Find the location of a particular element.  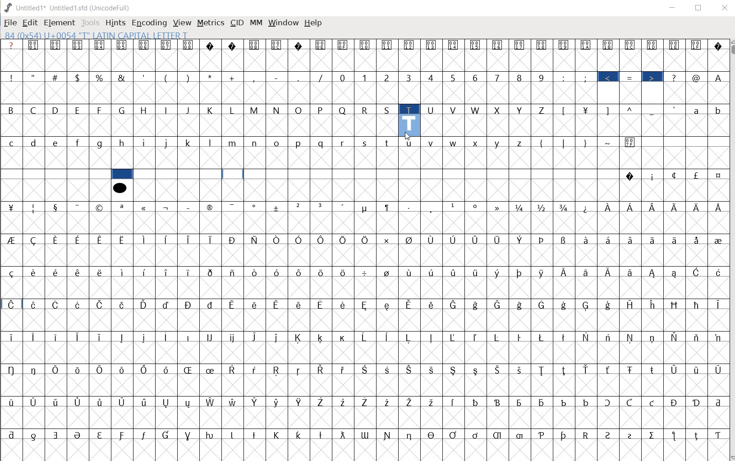

. is located at coordinates (299, 78).